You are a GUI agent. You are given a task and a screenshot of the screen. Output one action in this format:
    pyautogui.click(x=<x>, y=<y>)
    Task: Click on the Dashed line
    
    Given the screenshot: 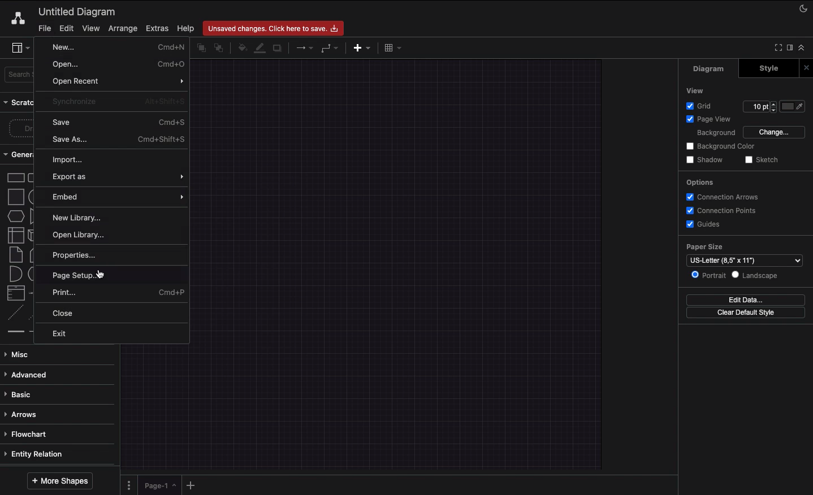 What is the action you would take?
    pyautogui.click(x=14, y=314)
    